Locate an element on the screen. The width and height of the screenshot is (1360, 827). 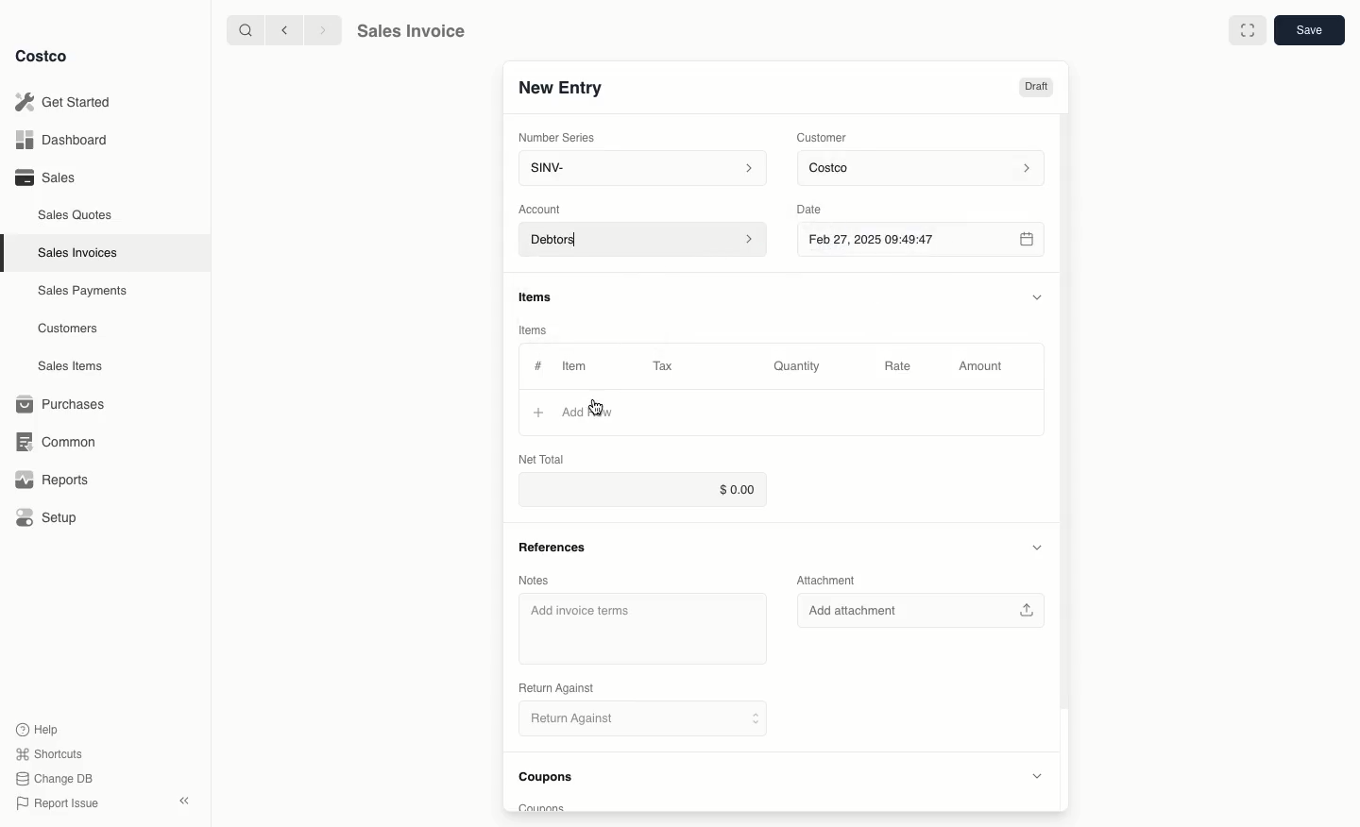
Hide is located at coordinates (1035, 548).